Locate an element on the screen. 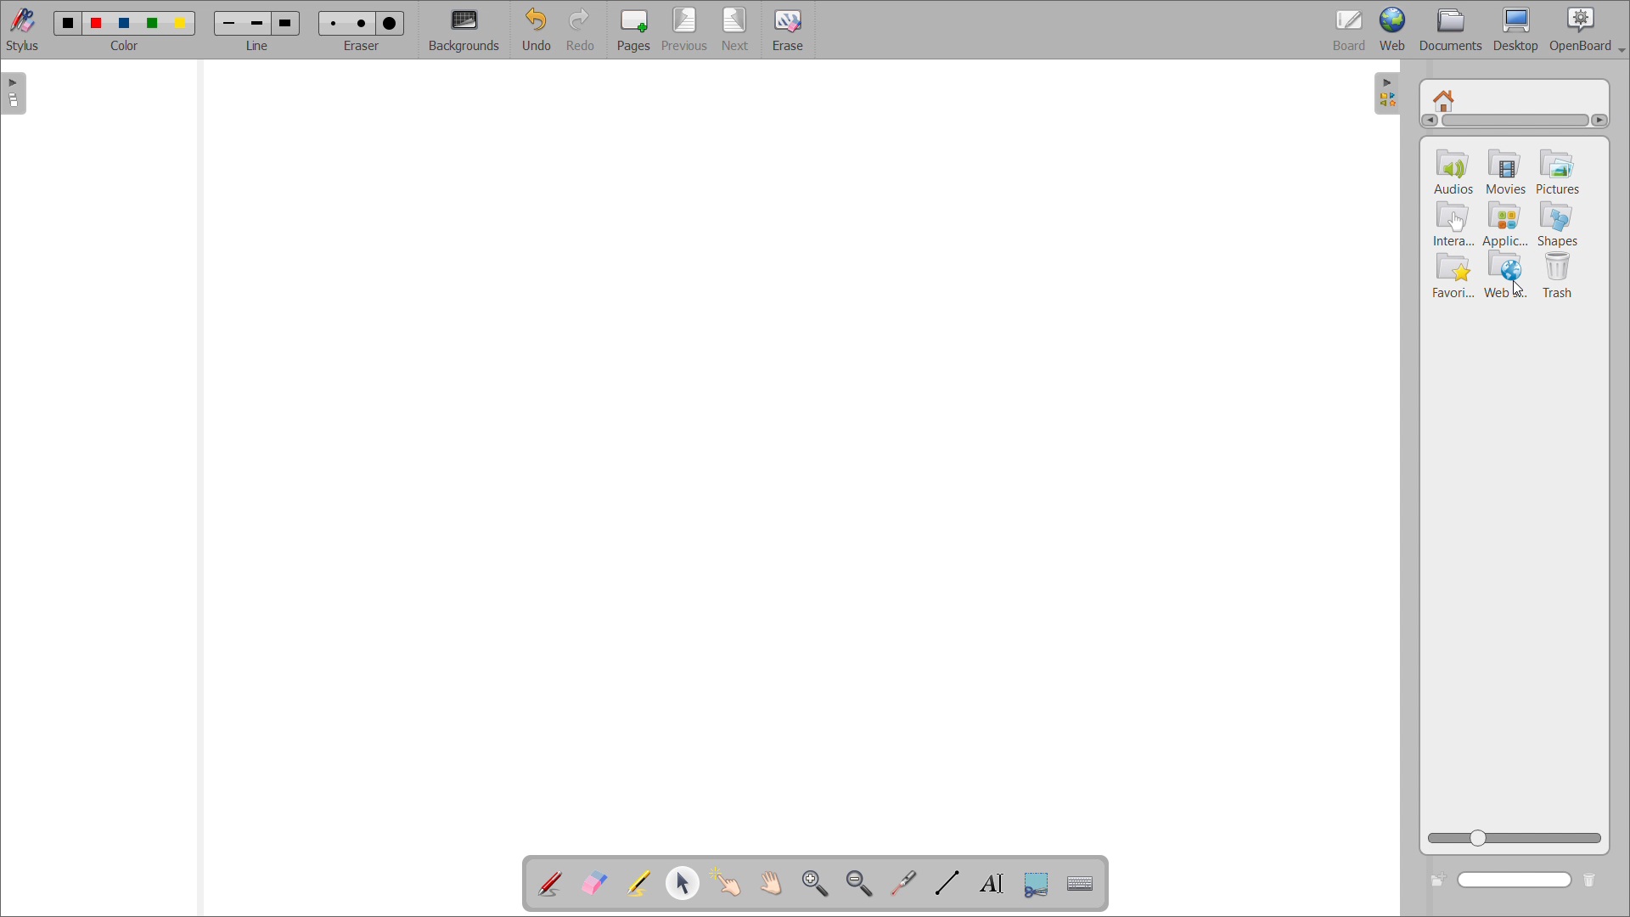 This screenshot has width=1630, height=917. Color 2 is located at coordinates (97, 21).